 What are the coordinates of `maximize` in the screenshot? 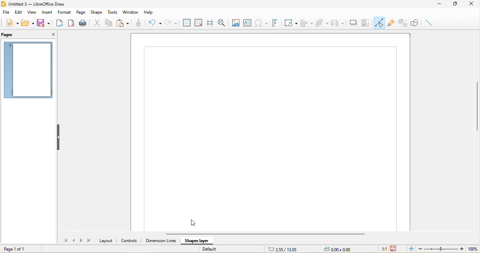 It's located at (456, 4).